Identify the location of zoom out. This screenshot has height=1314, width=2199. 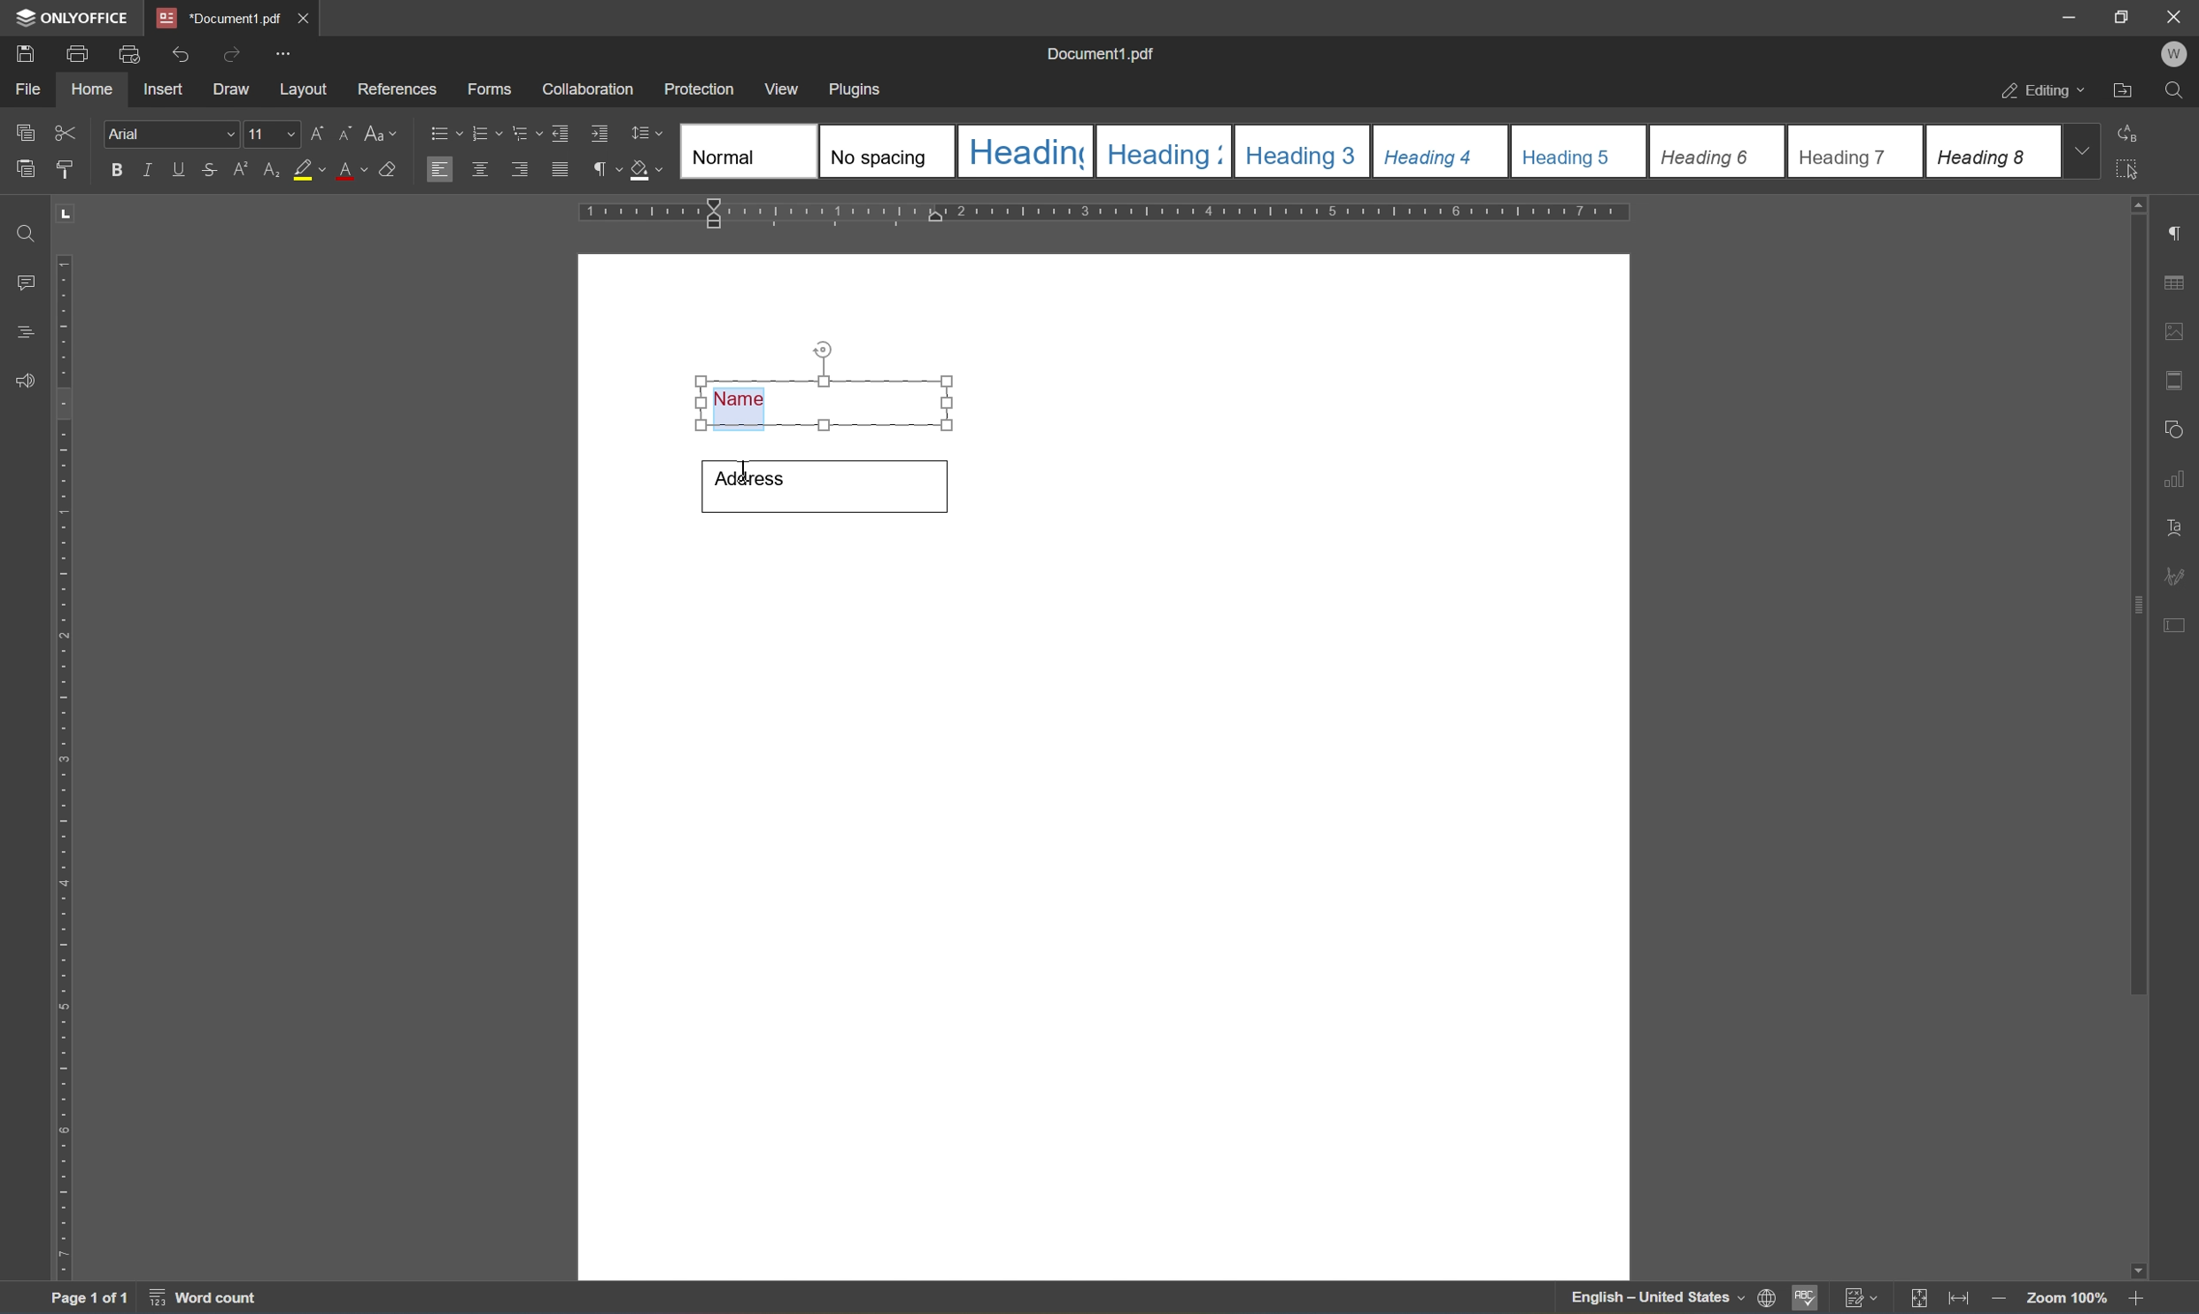
(2141, 1299).